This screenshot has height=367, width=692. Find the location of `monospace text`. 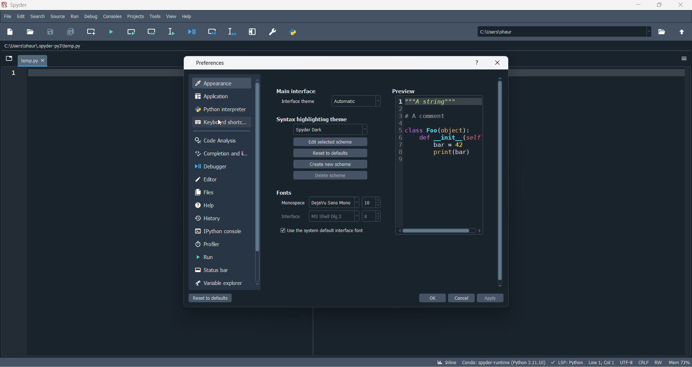

monospace text is located at coordinates (293, 204).